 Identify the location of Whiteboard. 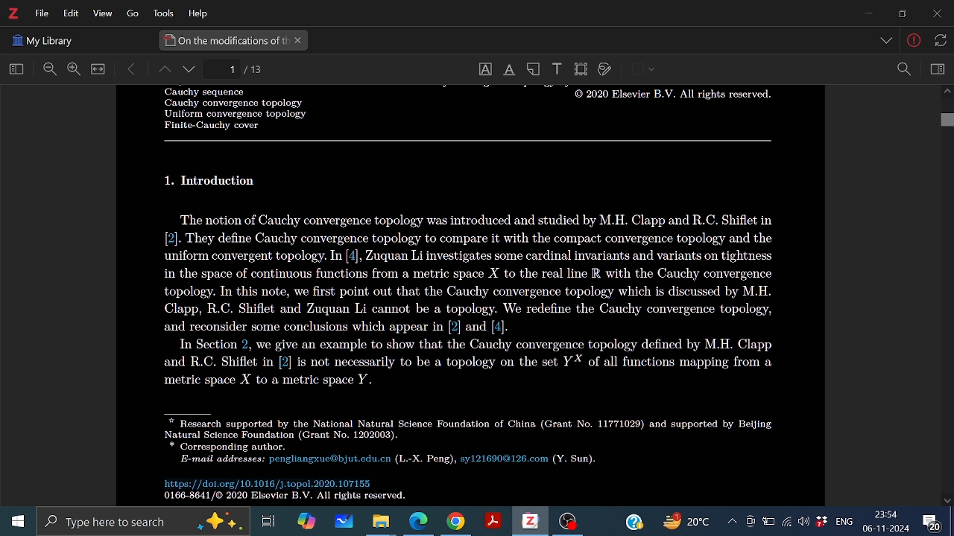
(342, 522).